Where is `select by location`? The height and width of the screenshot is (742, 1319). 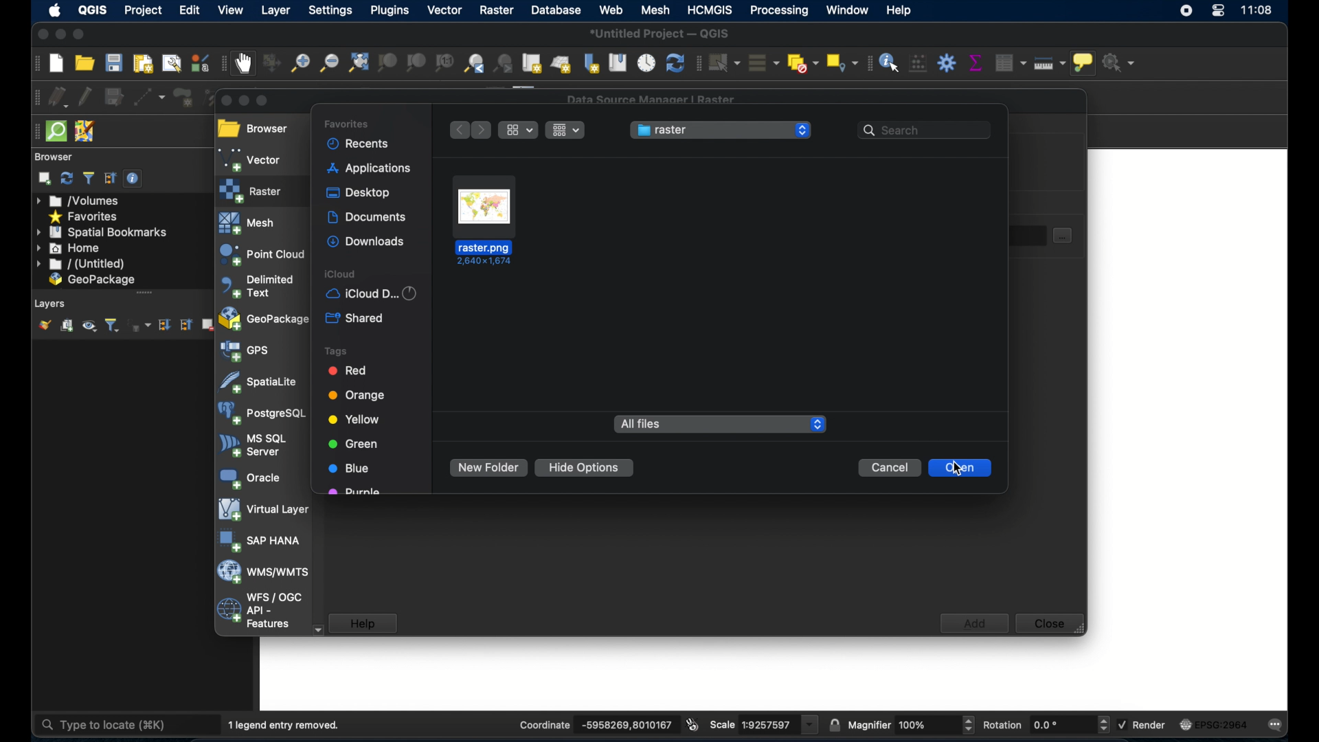
select by location is located at coordinates (840, 63).